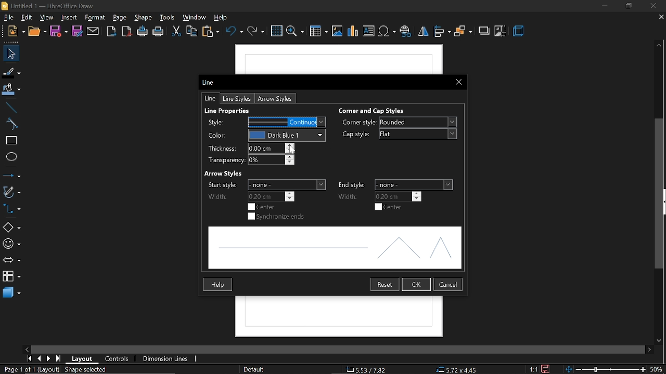 The image size is (666, 374). What do you see at coordinates (652, 6) in the screenshot?
I see `close` at bounding box center [652, 6].